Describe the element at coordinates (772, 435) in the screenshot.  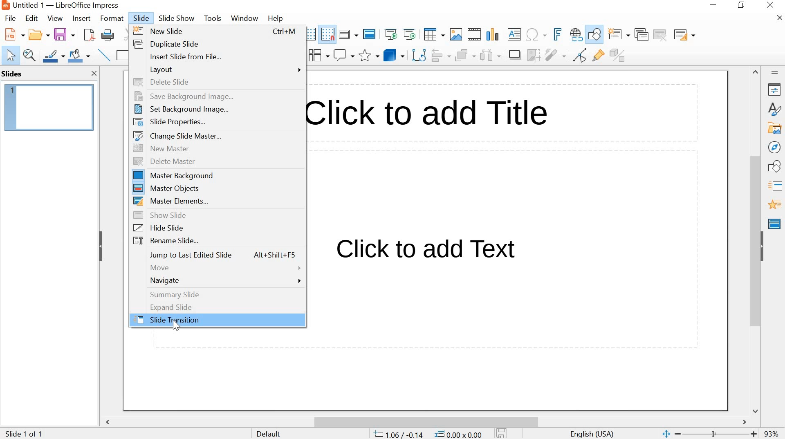
I see `ZOOM FACTOR` at that location.